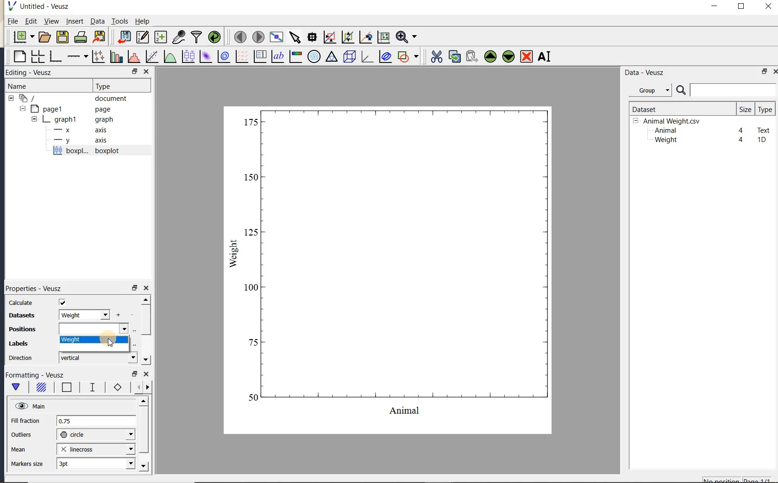  Describe the element at coordinates (37, 56) in the screenshot. I see `arrange graphs in a grid` at that location.